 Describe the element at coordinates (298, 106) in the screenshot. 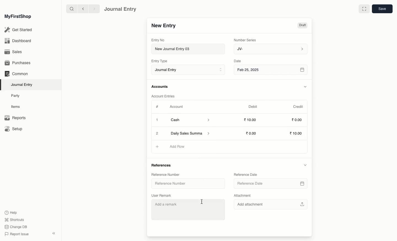

I see `Credit` at that location.